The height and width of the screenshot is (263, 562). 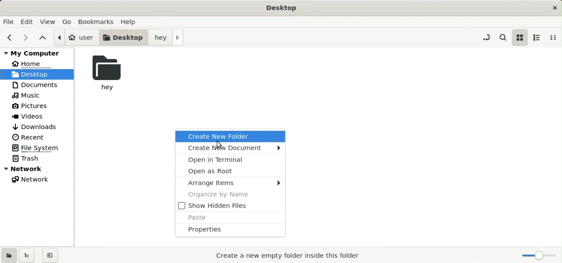 I want to click on close, so click(x=554, y=8).